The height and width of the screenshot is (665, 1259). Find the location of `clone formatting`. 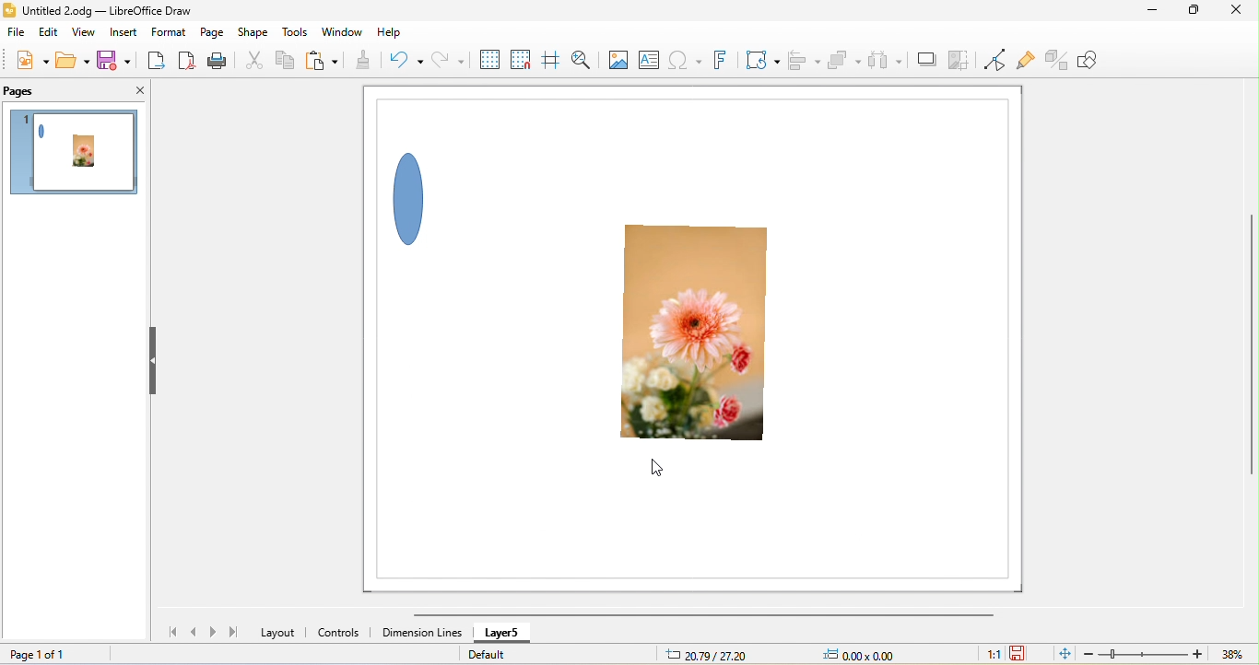

clone formatting is located at coordinates (360, 61).